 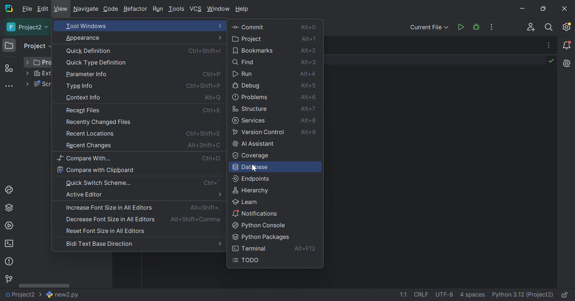 I want to click on Project, so click(x=38, y=46).